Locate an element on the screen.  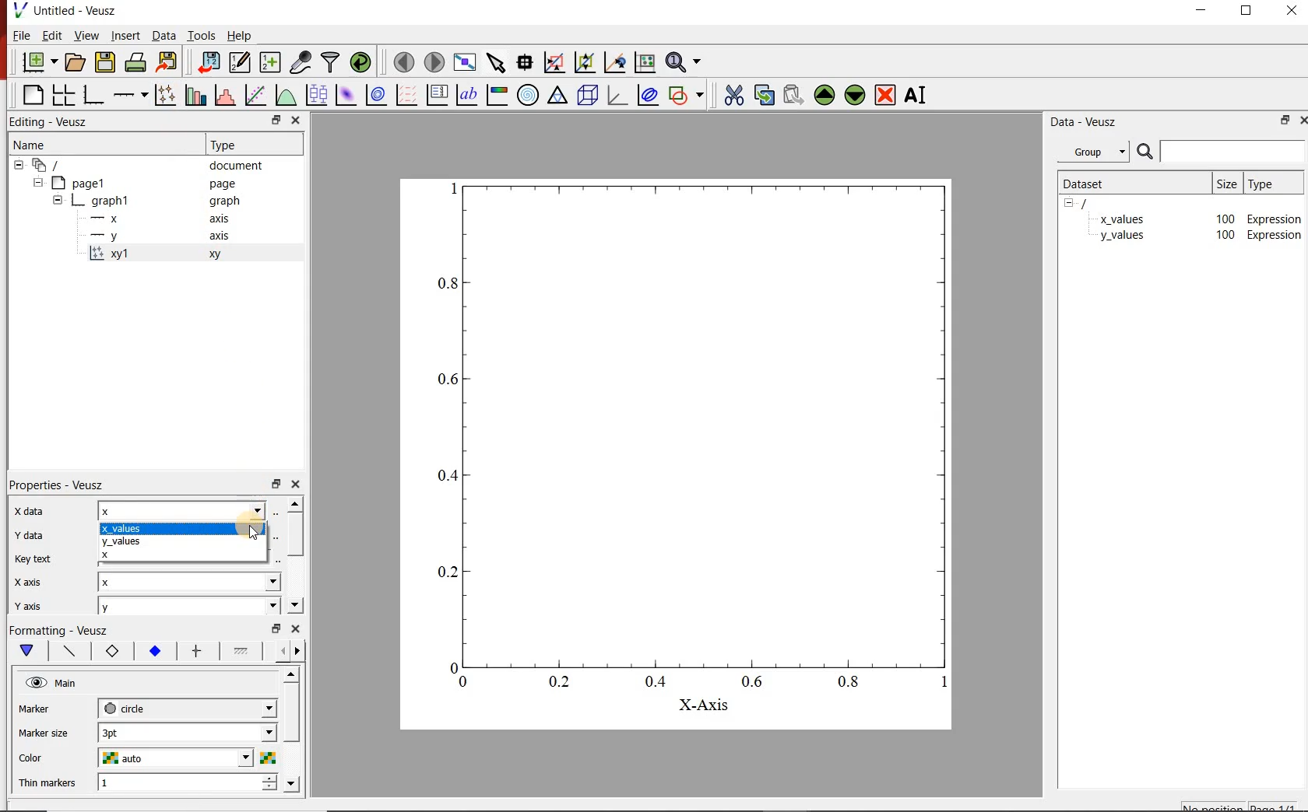
3pt is located at coordinates (188, 732).